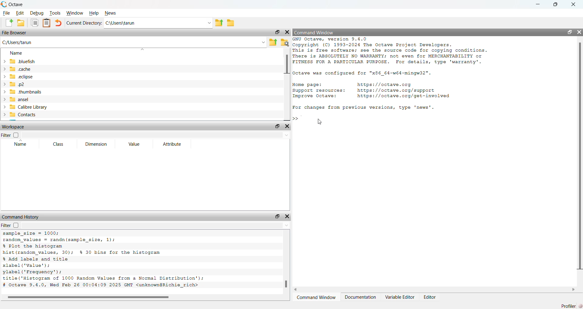 The image size is (583, 309). Describe the element at coordinates (386, 84) in the screenshot. I see `https://octave.org` at that location.